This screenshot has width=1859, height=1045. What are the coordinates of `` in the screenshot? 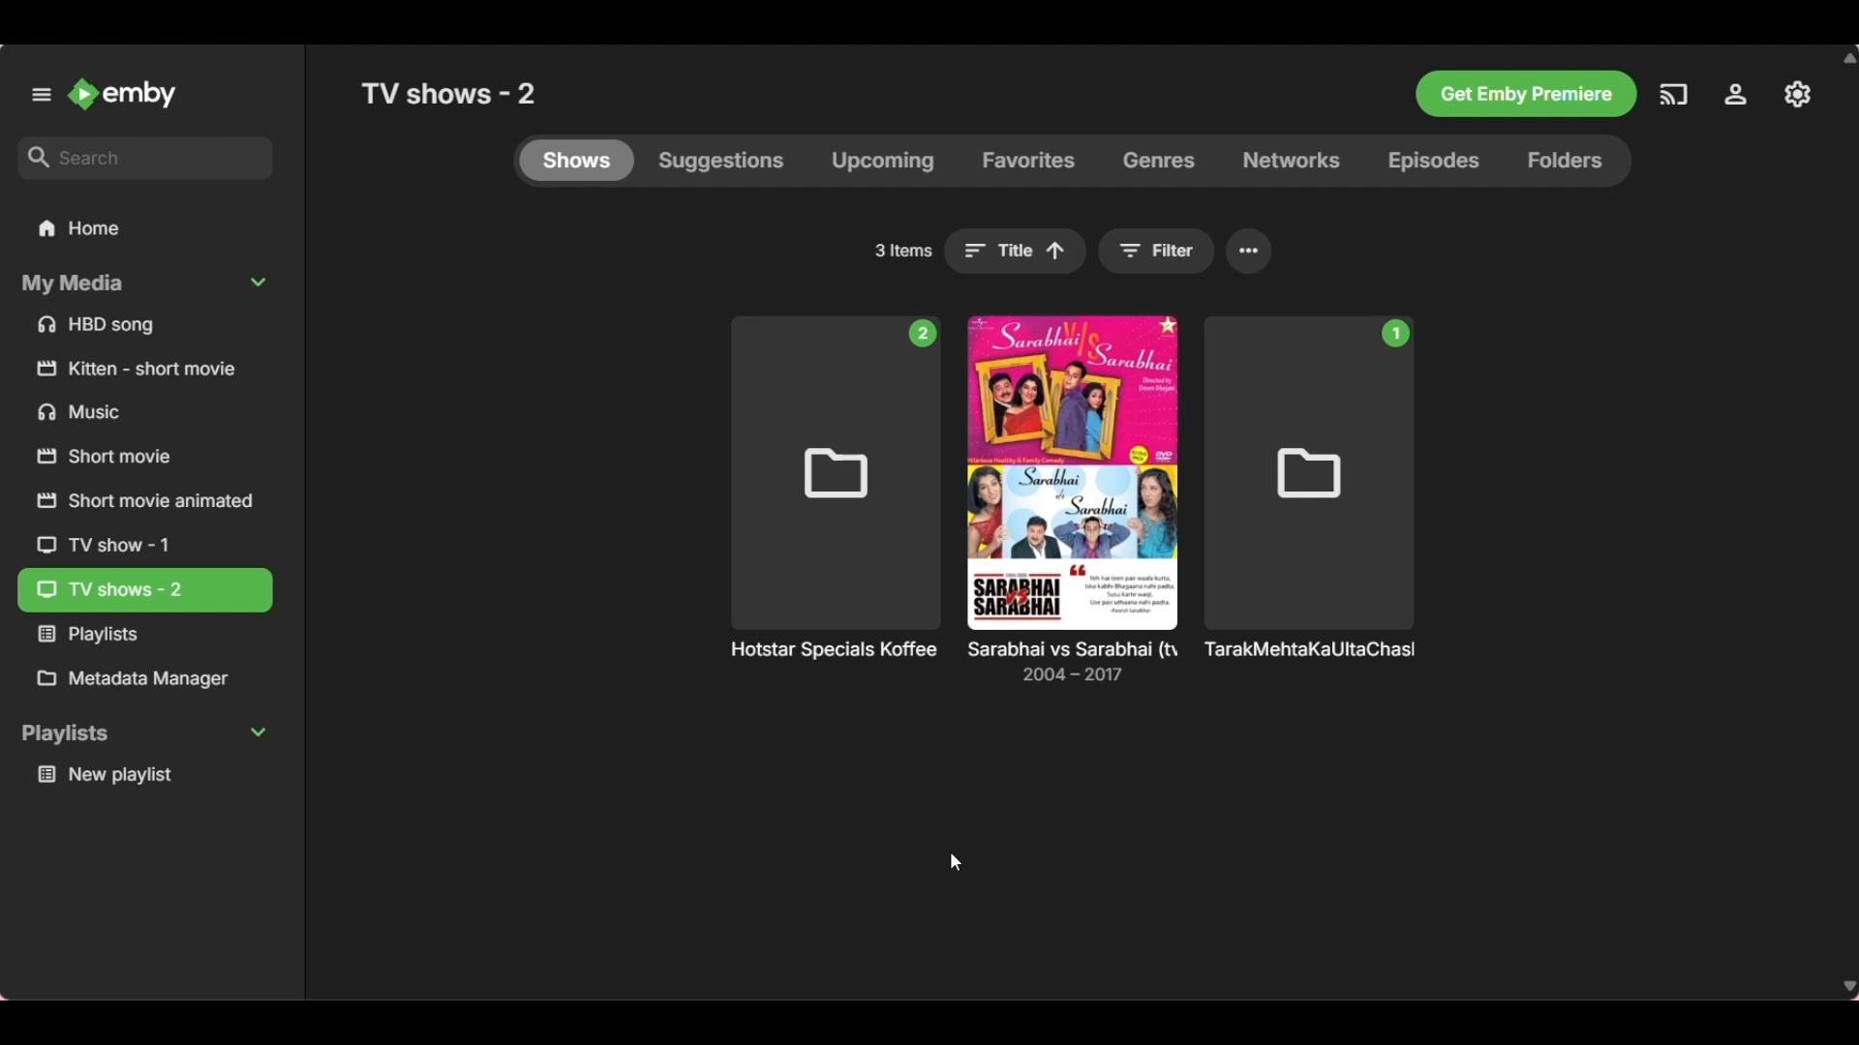 It's located at (1077, 665).